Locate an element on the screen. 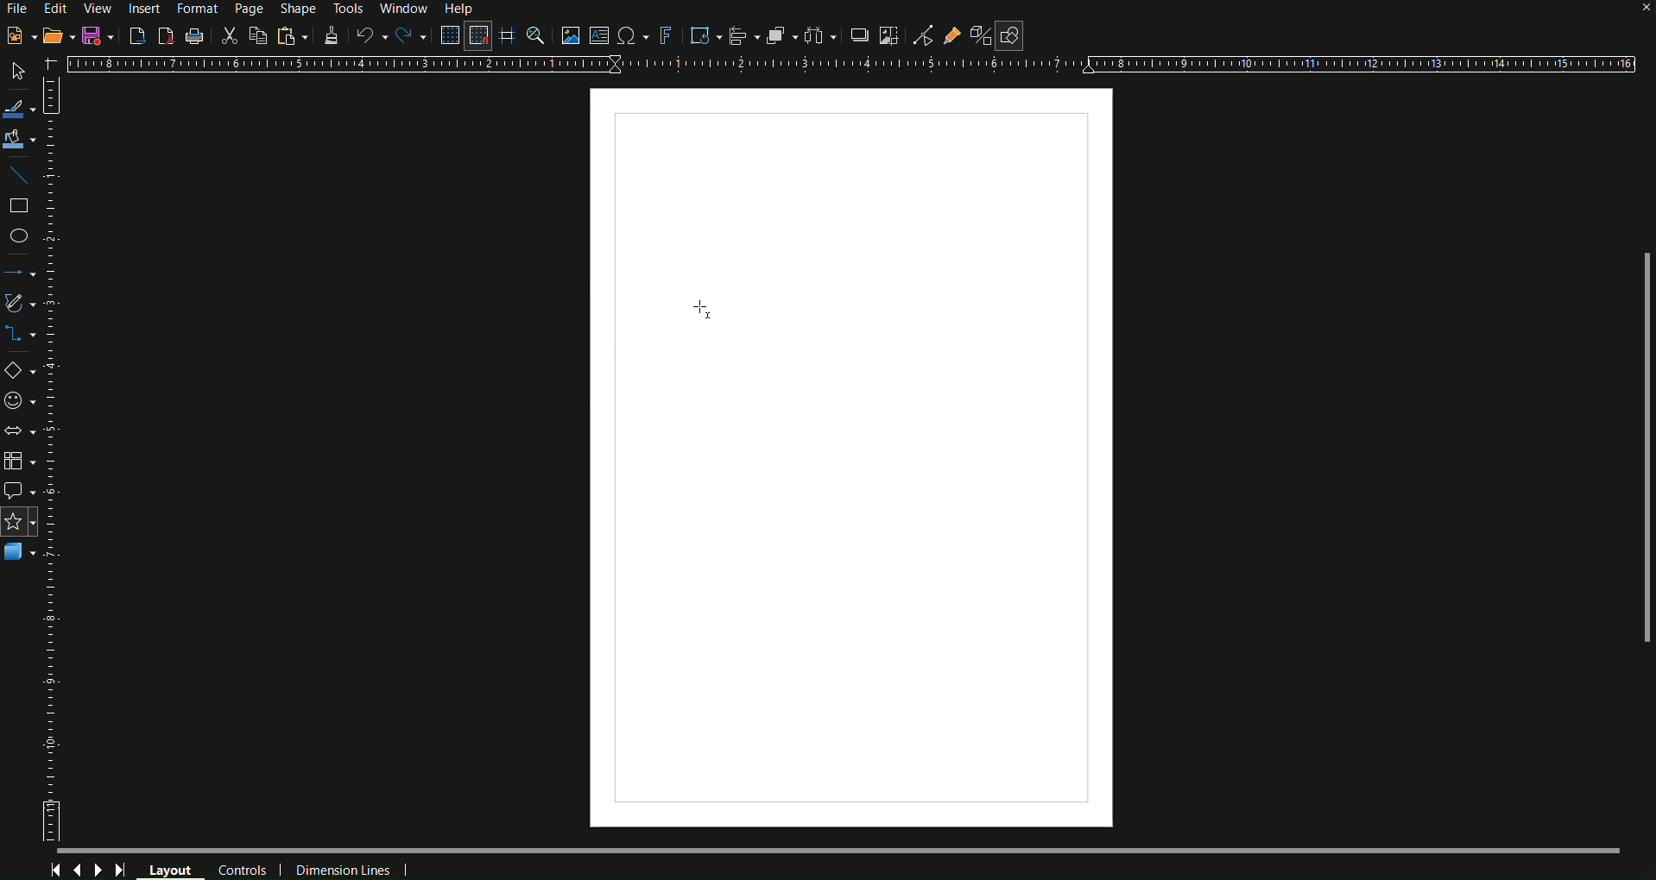 This screenshot has width=1656, height=880. Select is located at coordinates (19, 110).